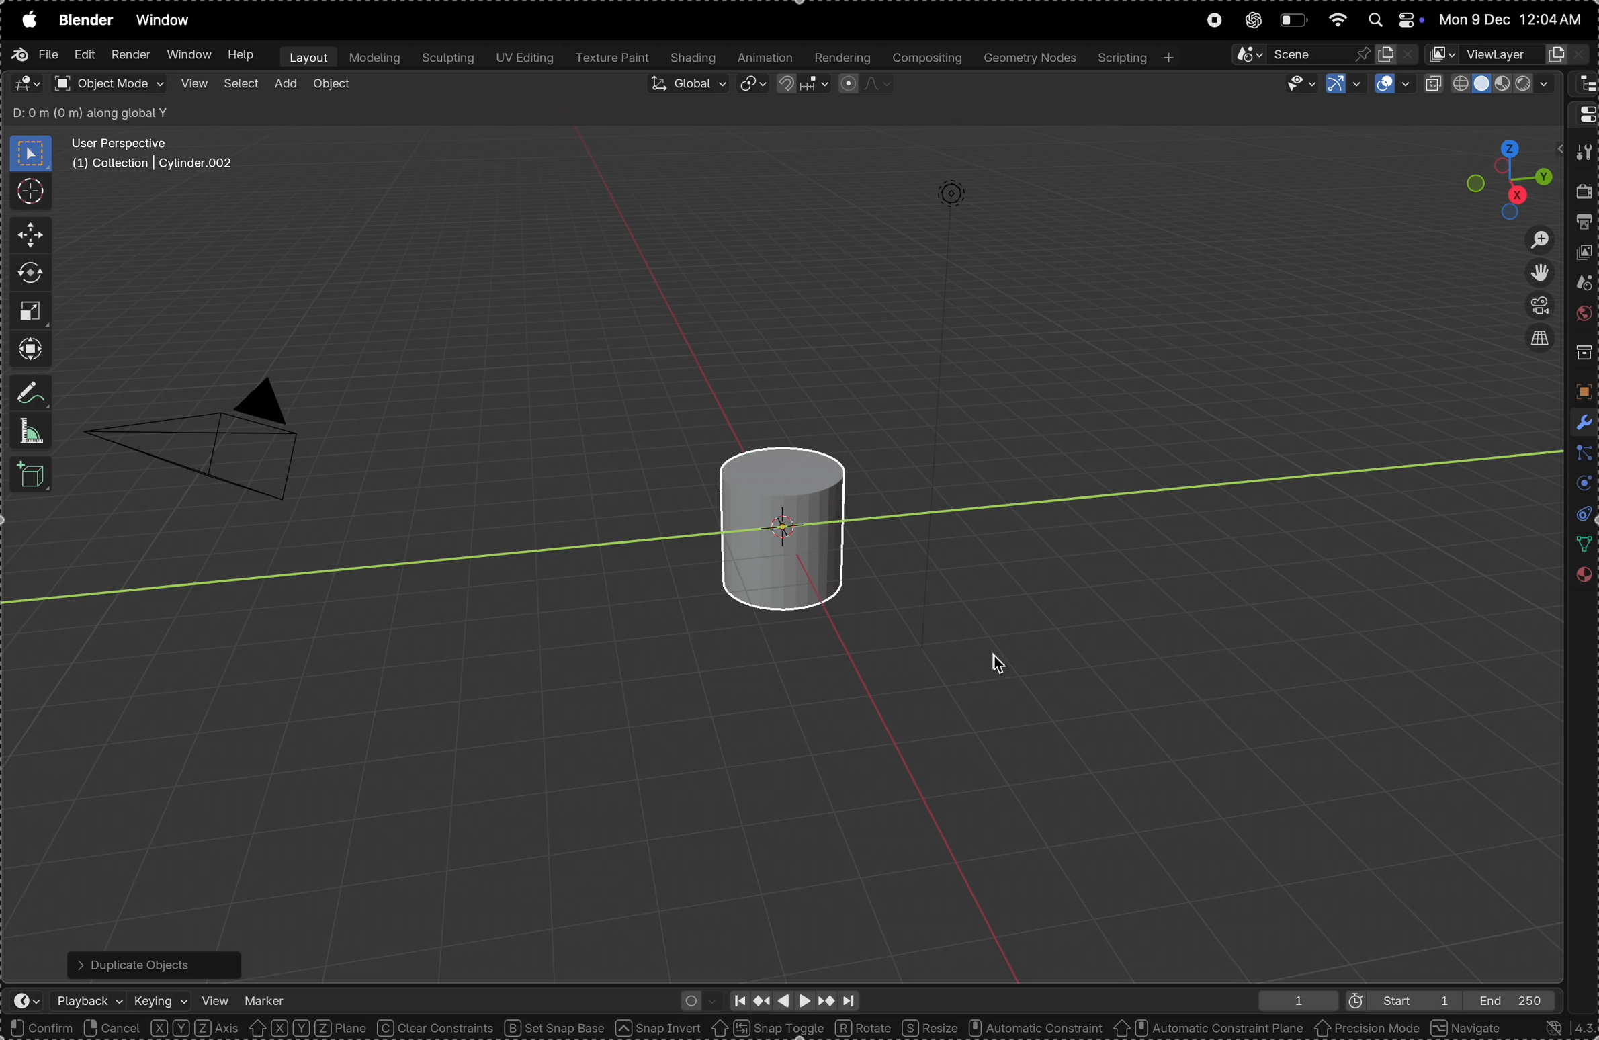 The width and height of the screenshot is (1599, 1040). I want to click on precision mode, so click(1368, 1030).